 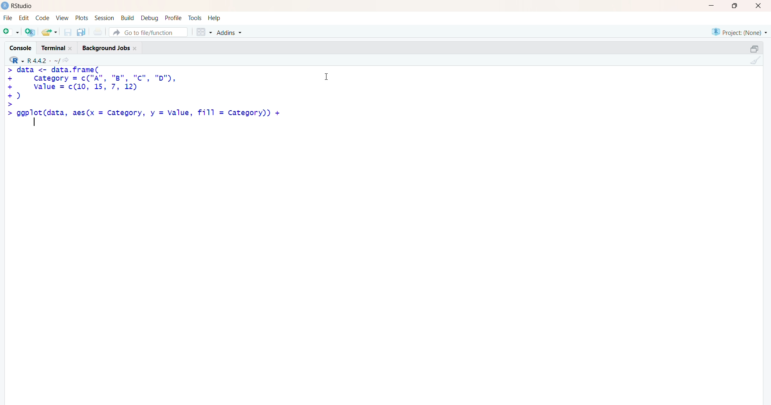 I want to click on maximize, so click(x=737, y=6).